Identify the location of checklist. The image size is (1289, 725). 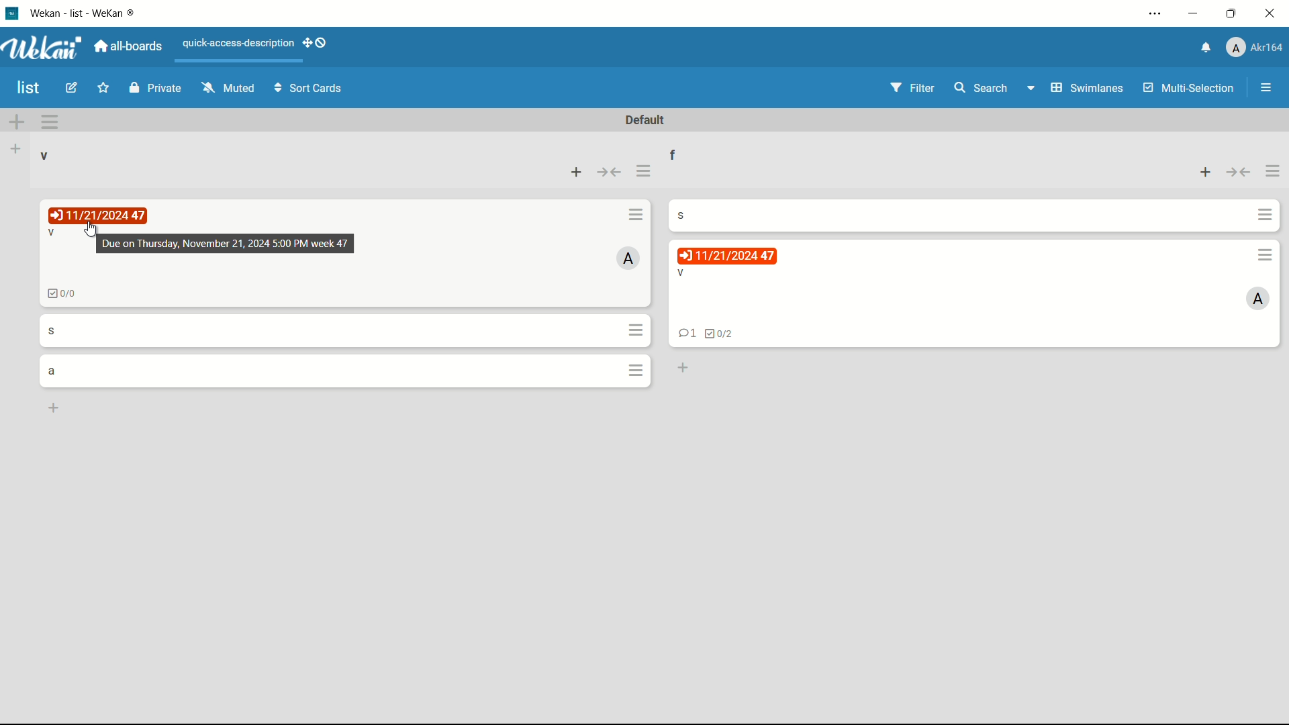
(62, 293).